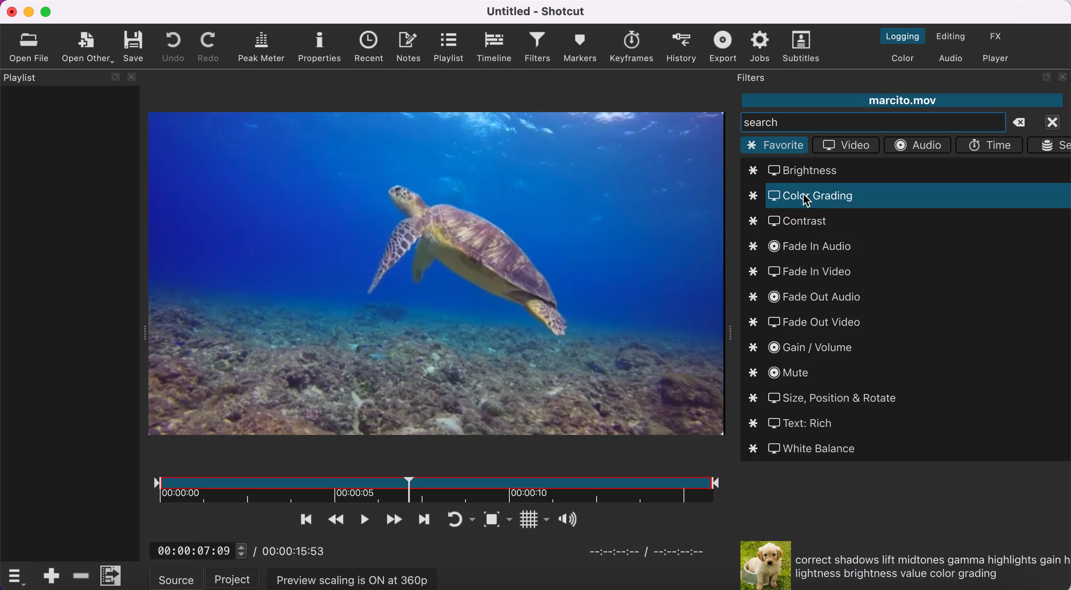 Image resolution: width=1071 pixels, height=590 pixels. What do you see at coordinates (894, 35) in the screenshot?
I see `switch to the logging layout` at bounding box center [894, 35].